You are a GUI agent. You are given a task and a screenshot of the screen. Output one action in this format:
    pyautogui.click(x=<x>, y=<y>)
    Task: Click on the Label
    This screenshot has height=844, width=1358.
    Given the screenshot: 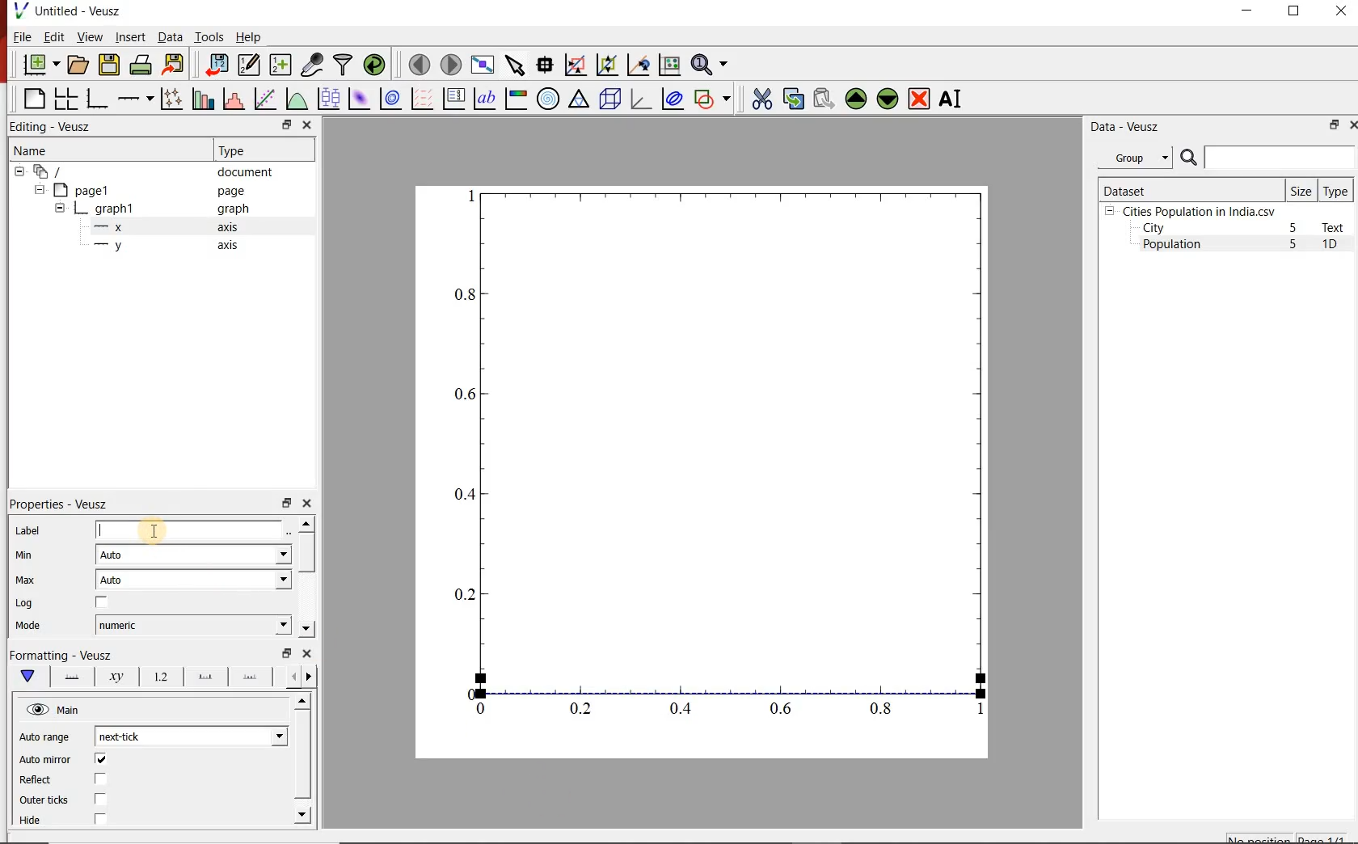 What is the action you would take?
    pyautogui.click(x=26, y=530)
    